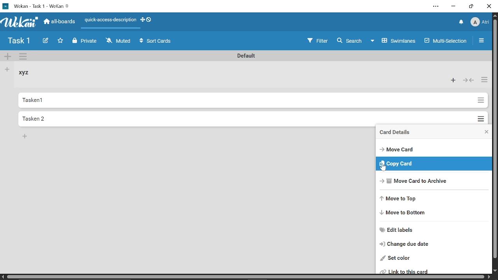 The height and width of the screenshot is (280, 498). I want to click on Add card to the top, so click(454, 80).